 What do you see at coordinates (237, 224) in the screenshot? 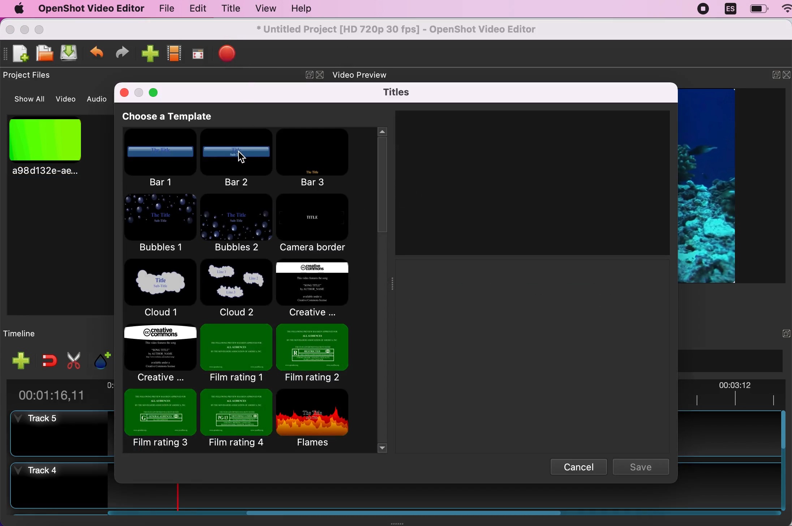
I see `bubbles 2` at bounding box center [237, 224].